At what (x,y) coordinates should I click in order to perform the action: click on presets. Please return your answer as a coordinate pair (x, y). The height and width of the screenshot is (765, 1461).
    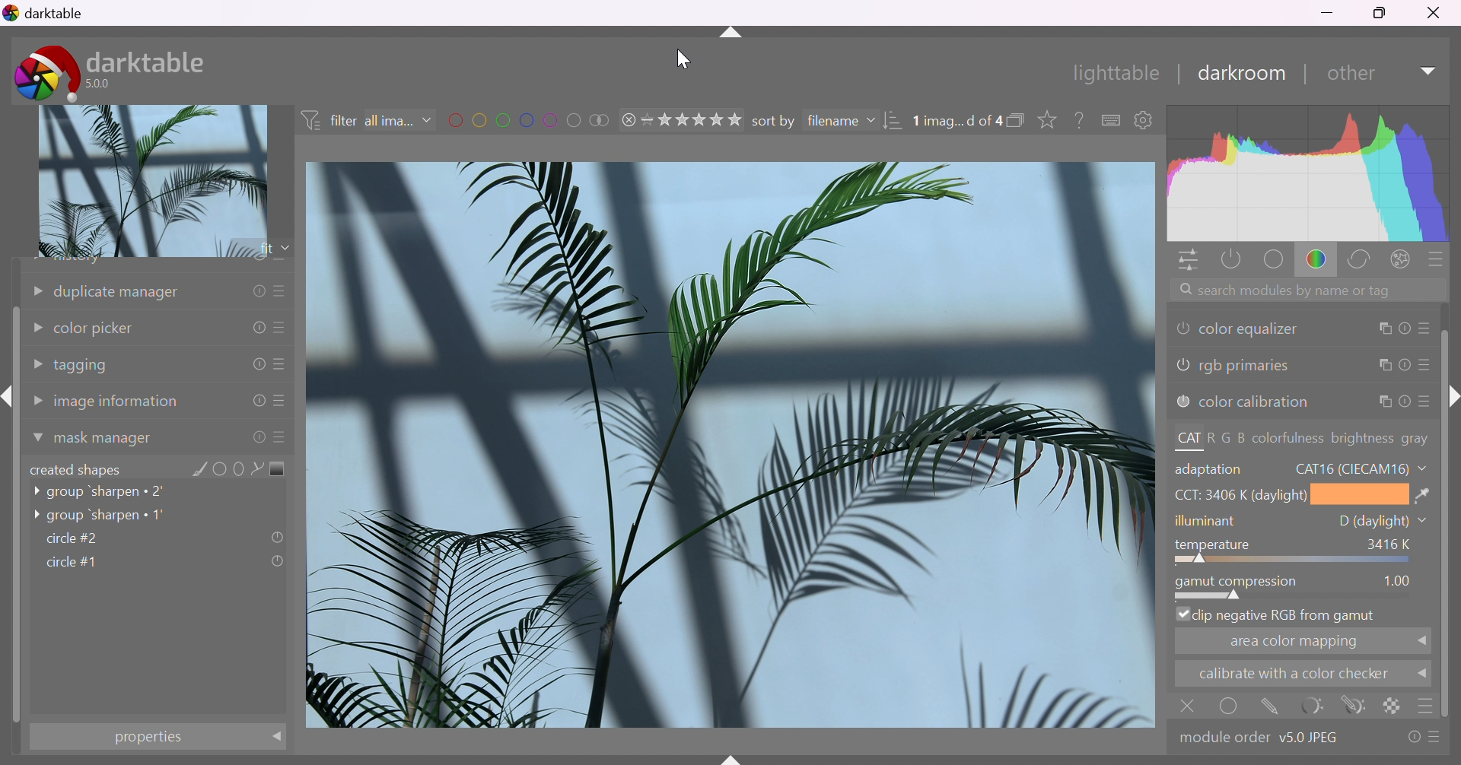
    Looking at the image, I should click on (1437, 261).